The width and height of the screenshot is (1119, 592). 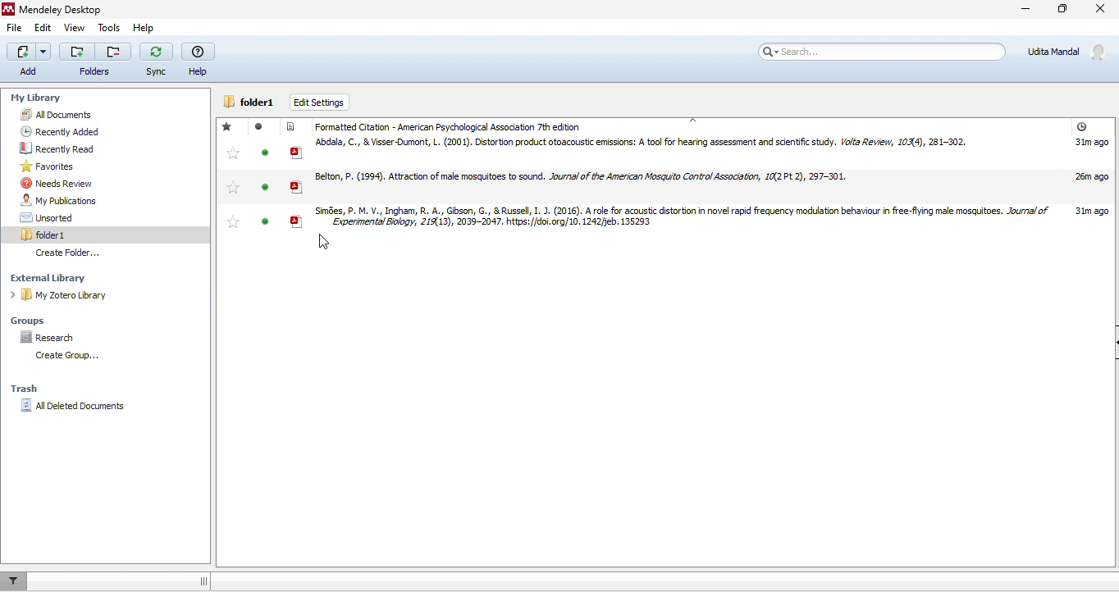 I want to click on added time, so click(x=1081, y=126).